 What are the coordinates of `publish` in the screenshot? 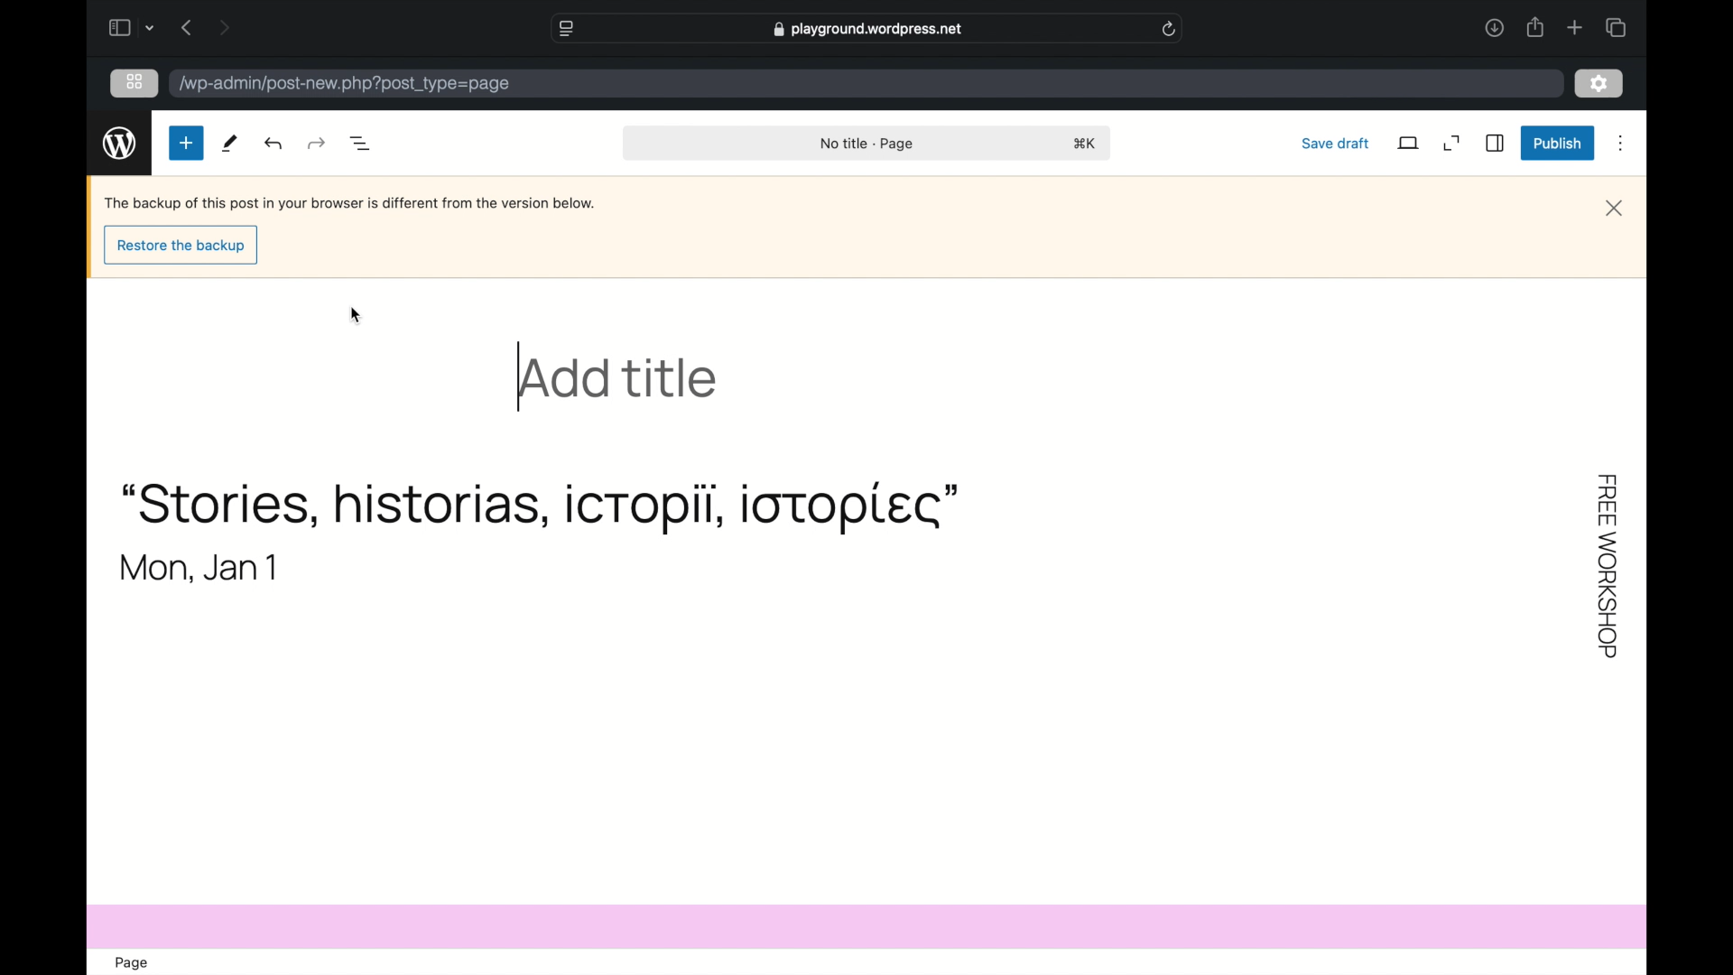 It's located at (1555, 143).